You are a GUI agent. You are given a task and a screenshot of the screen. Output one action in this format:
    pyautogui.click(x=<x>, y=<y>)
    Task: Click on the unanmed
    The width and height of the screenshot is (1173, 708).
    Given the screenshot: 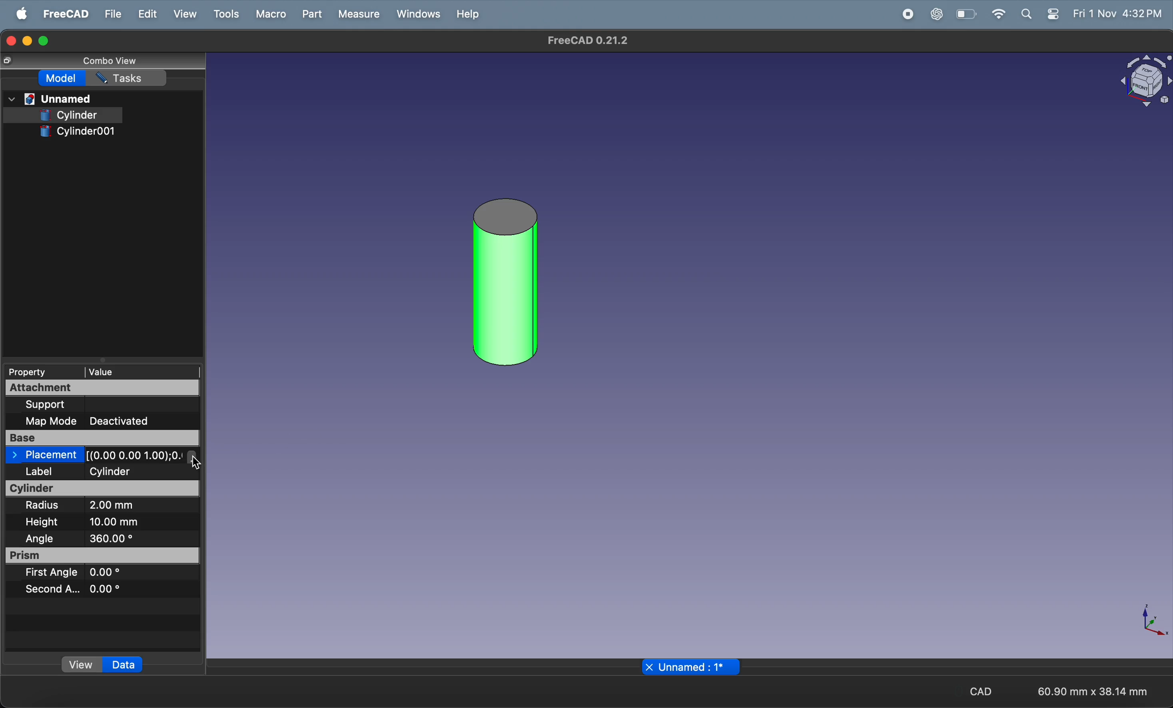 What is the action you would take?
    pyautogui.click(x=50, y=99)
    